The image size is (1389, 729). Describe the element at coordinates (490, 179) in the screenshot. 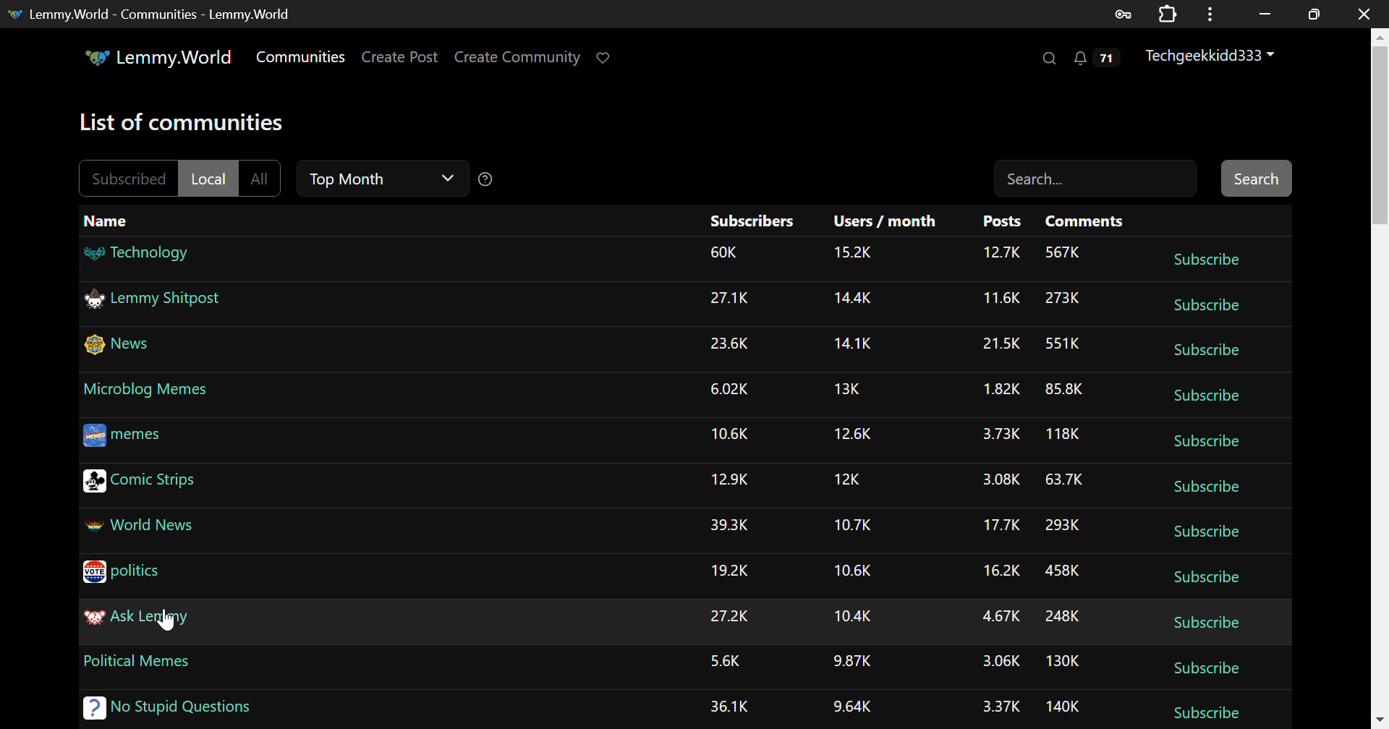

I see `Sorting Help` at that location.